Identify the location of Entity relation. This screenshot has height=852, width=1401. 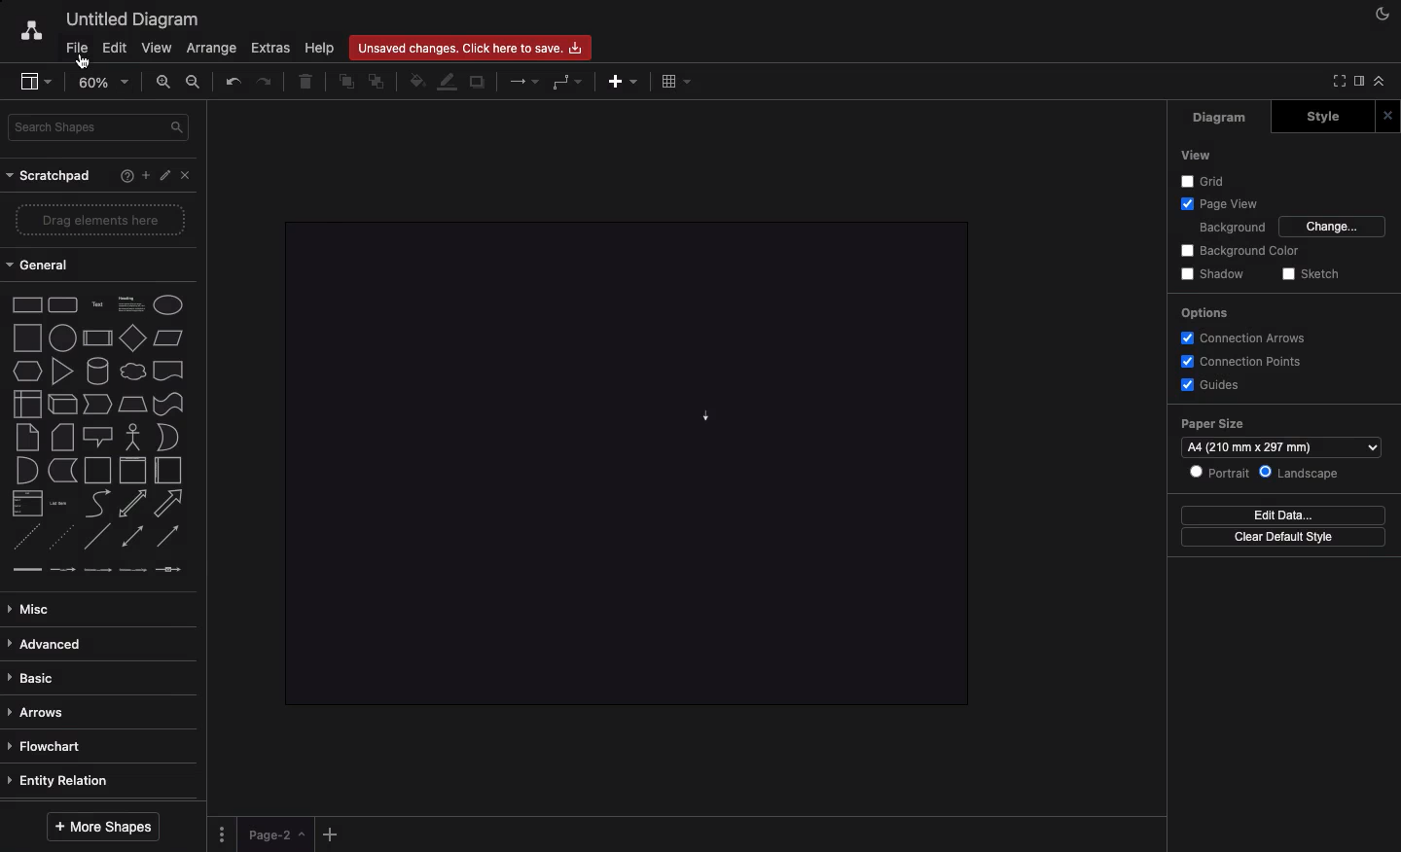
(67, 780).